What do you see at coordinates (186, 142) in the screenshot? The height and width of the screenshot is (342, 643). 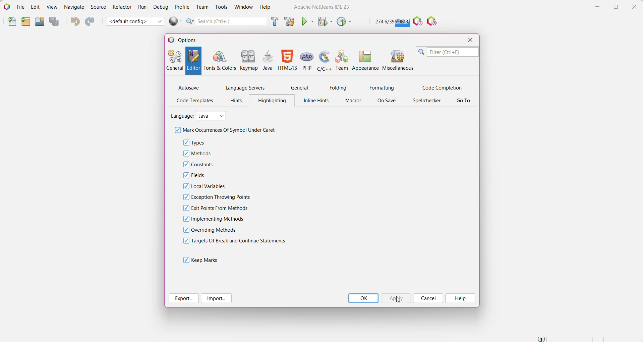 I see `checkbox` at bounding box center [186, 142].